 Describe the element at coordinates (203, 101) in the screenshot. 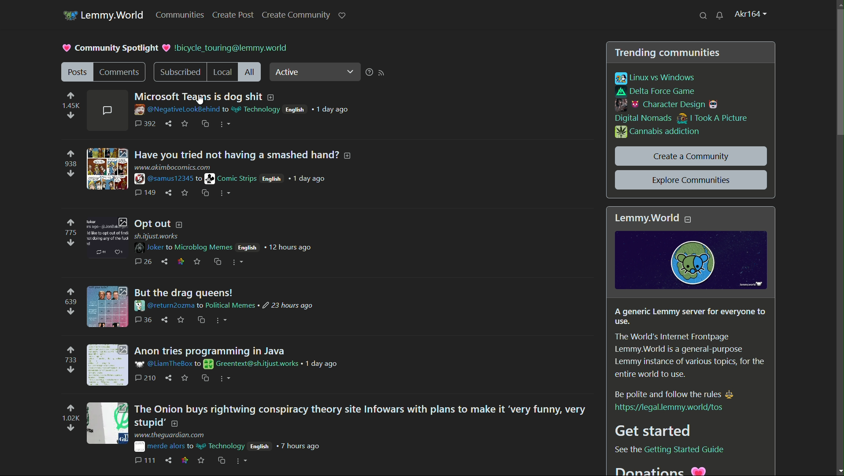

I see `cursor` at that location.